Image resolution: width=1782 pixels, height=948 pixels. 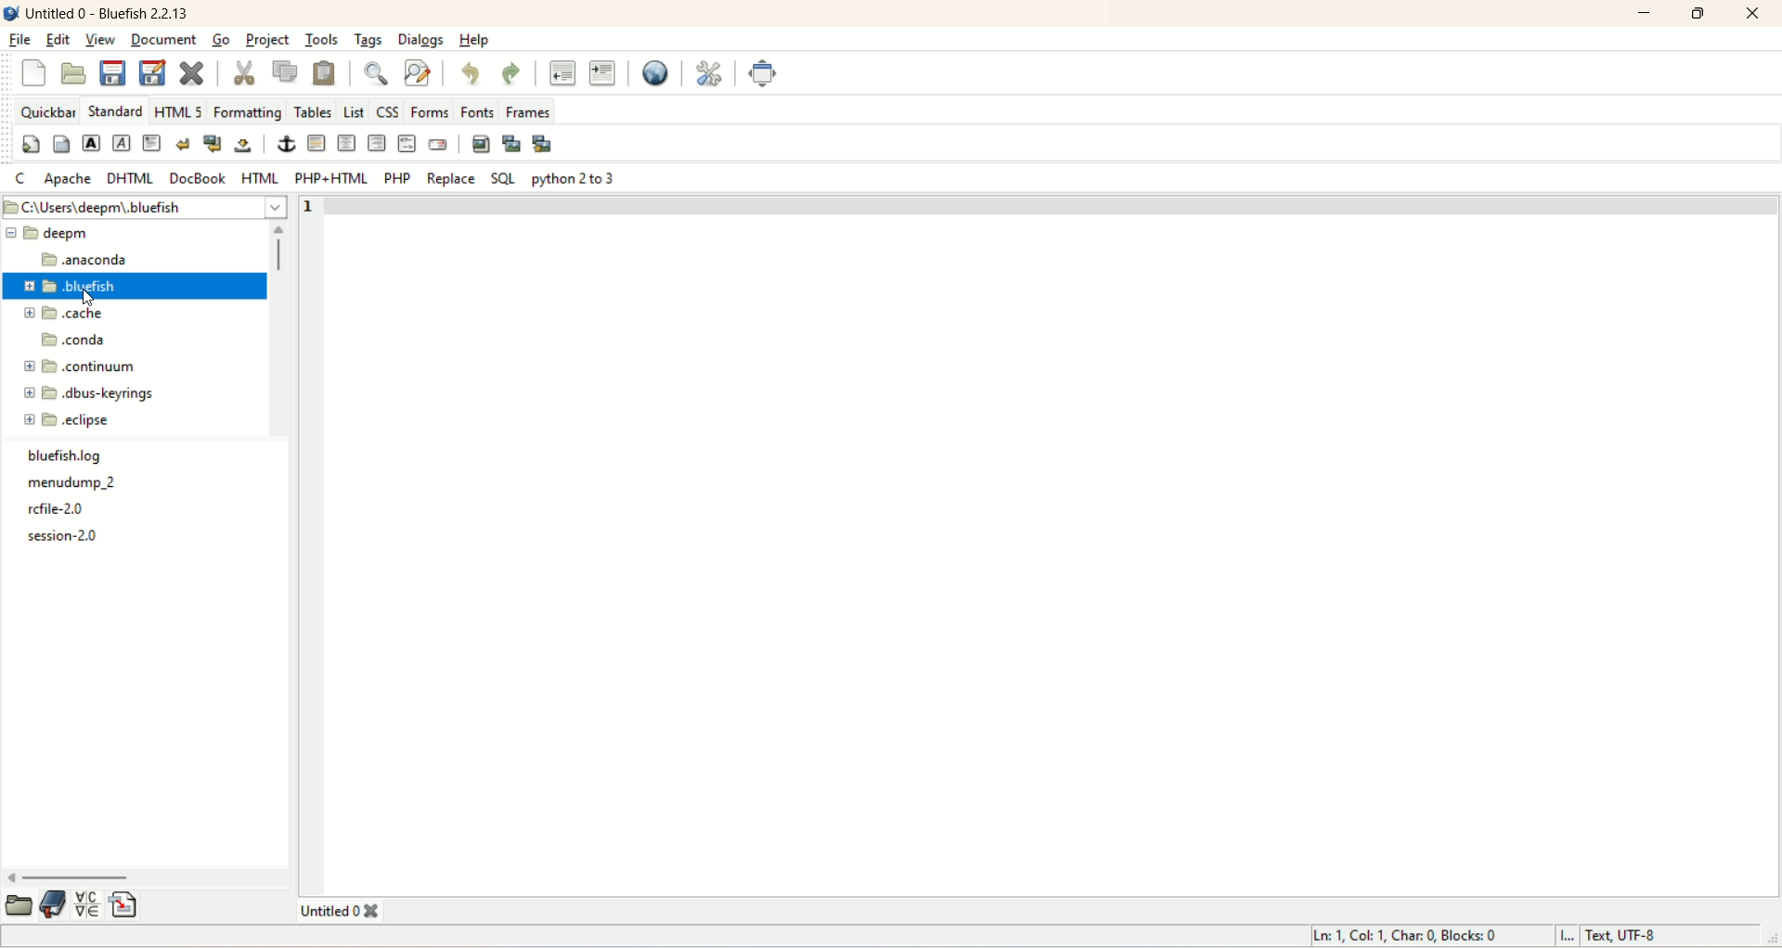 What do you see at coordinates (282, 145) in the screenshot?
I see `anchor/hyperlink` at bounding box center [282, 145].